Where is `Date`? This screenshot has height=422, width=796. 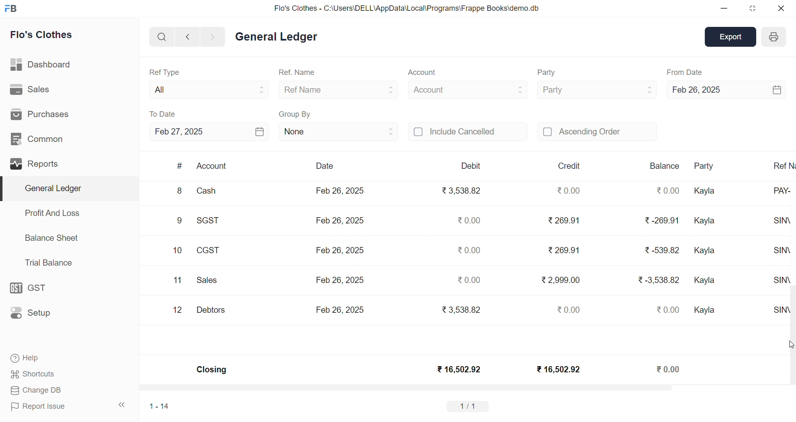
Date is located at coordinates (324, 166).